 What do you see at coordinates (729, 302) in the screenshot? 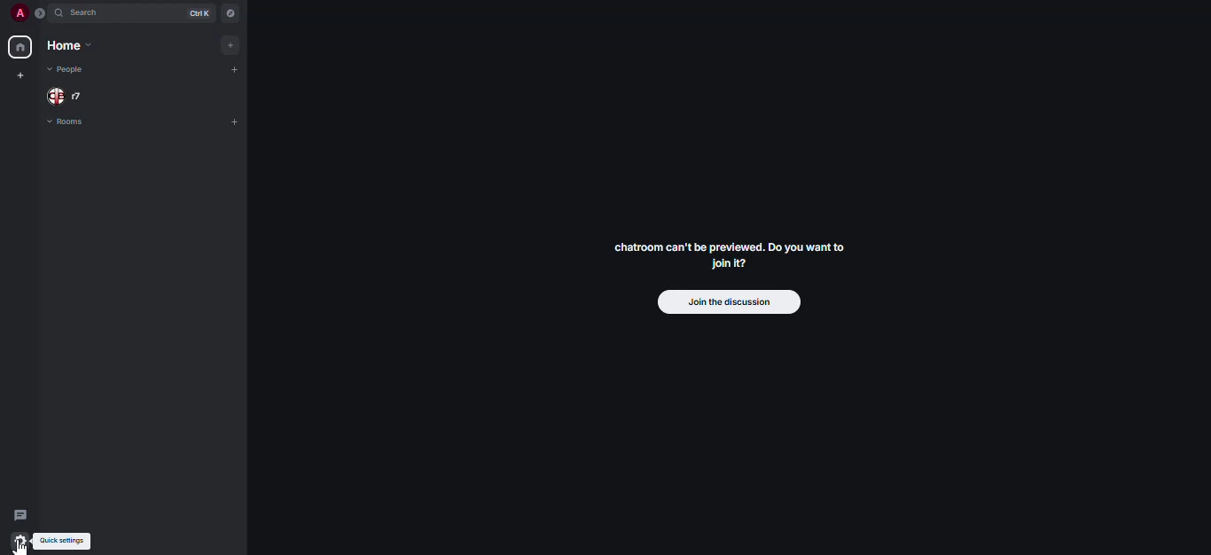
I see `join the discussion` at bounding box center [729, 302].